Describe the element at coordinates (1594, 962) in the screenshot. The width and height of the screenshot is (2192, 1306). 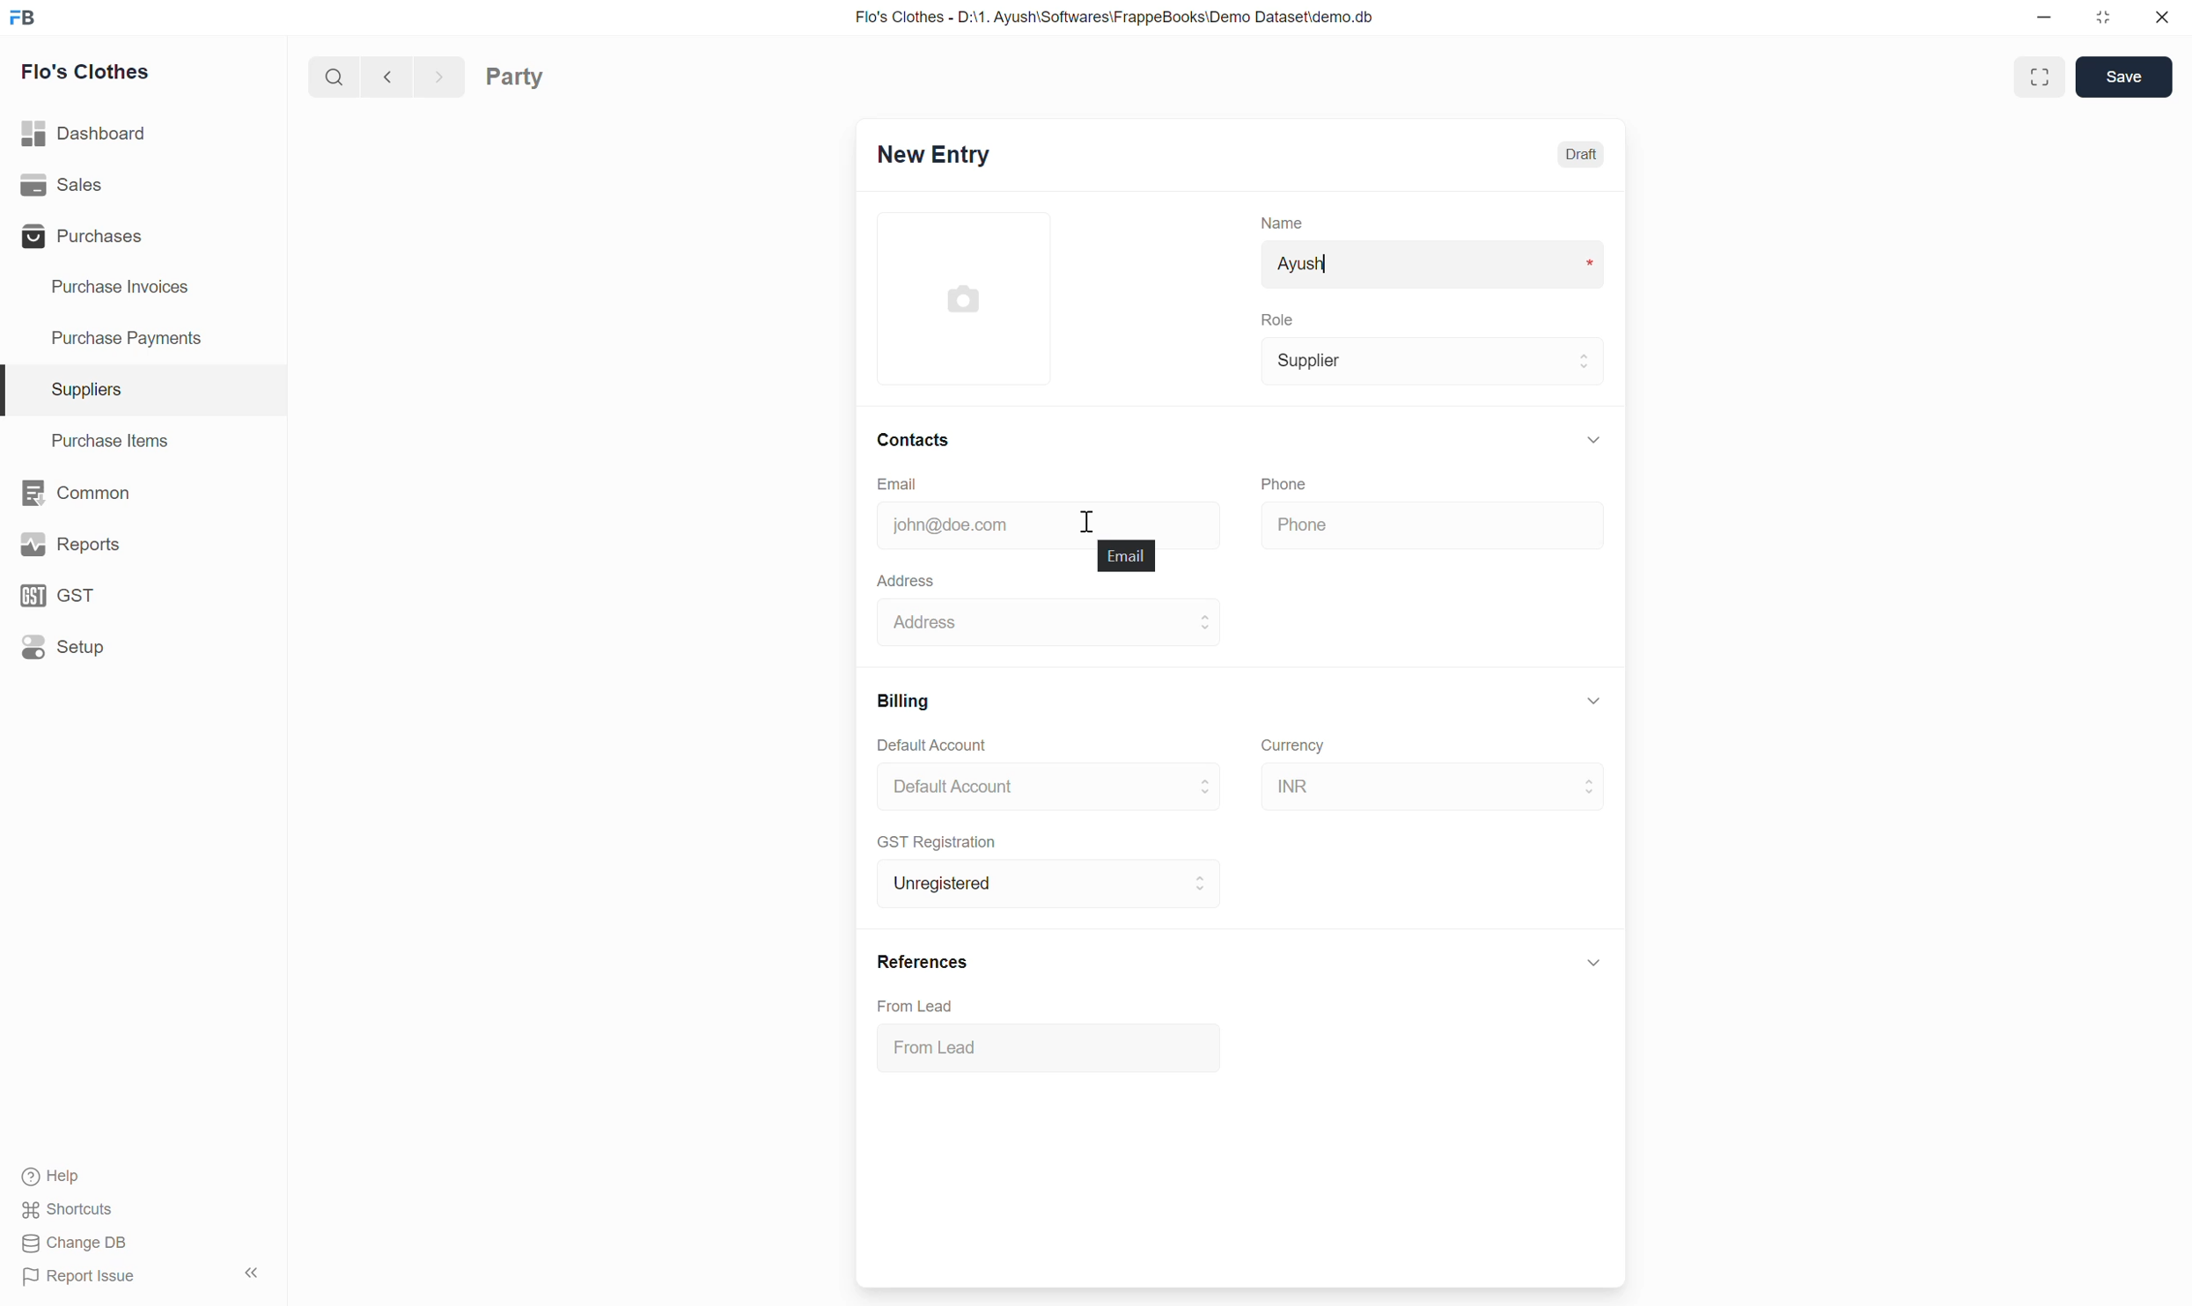
I see `Click to collapse` at that location.